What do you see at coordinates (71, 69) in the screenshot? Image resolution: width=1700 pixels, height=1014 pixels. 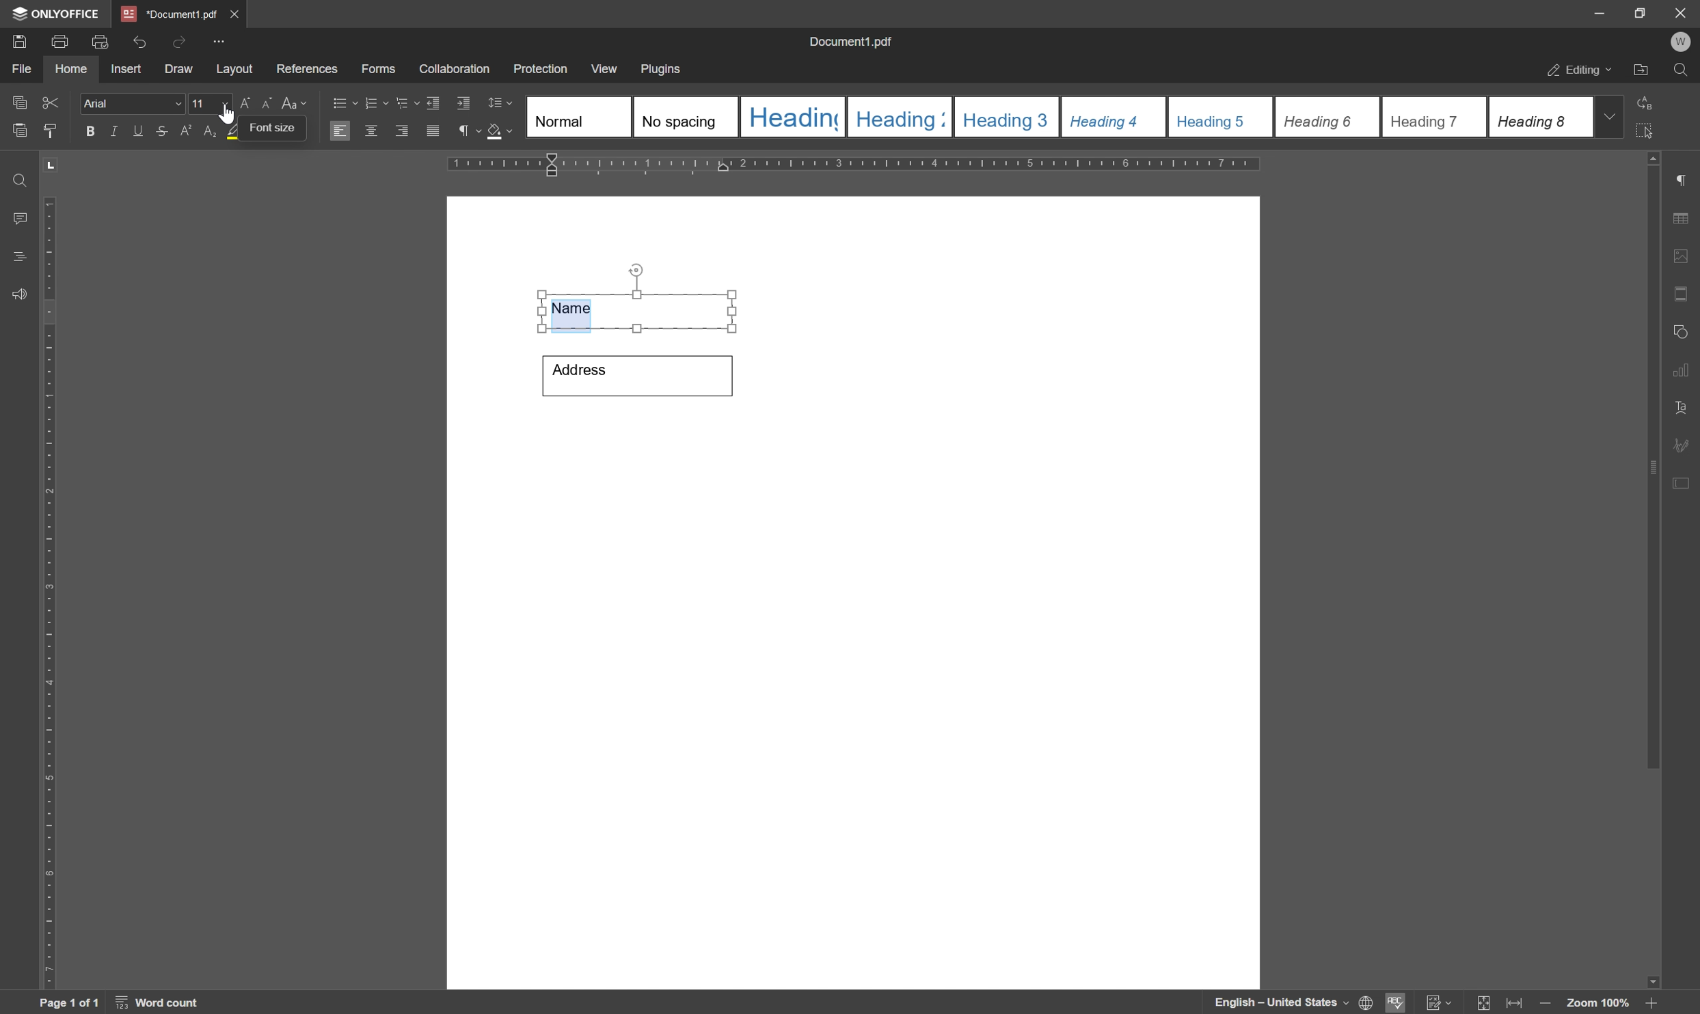 I see `home` at bounding box center [71, 69].